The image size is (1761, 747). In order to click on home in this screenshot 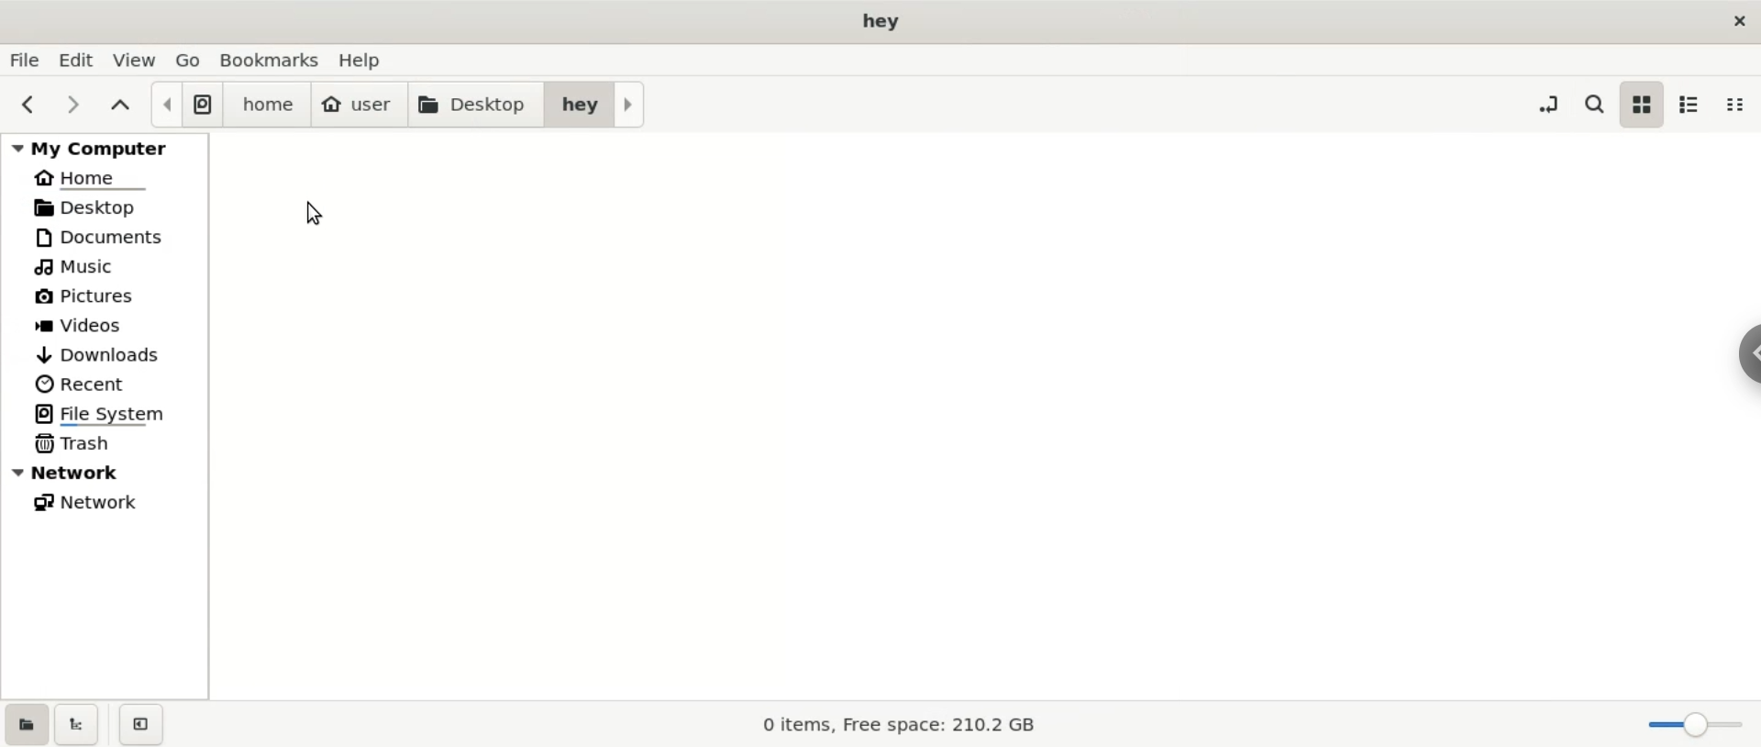, I will do `click(105, 174)`.